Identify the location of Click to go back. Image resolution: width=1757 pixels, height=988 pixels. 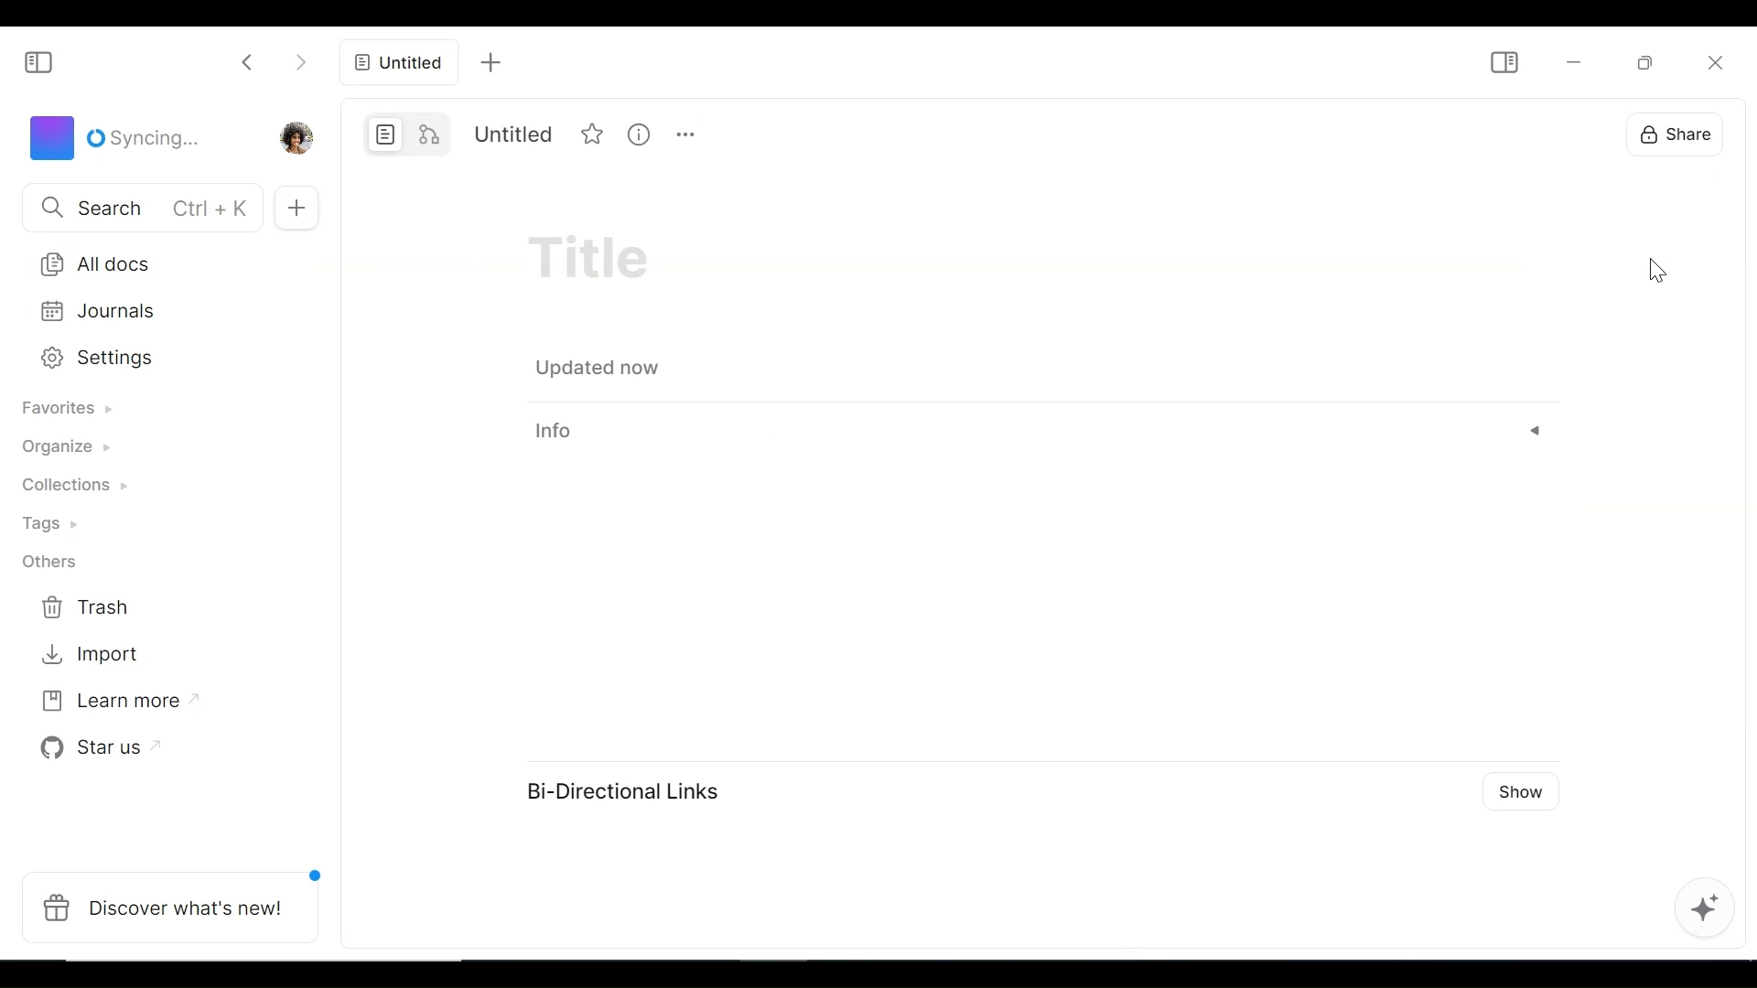
(240, 63).